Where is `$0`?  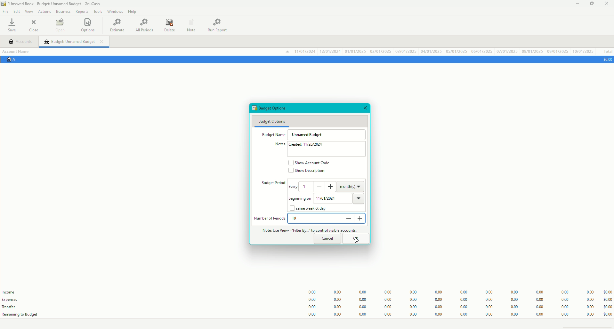 $0 is located at coordinates (606, 59).